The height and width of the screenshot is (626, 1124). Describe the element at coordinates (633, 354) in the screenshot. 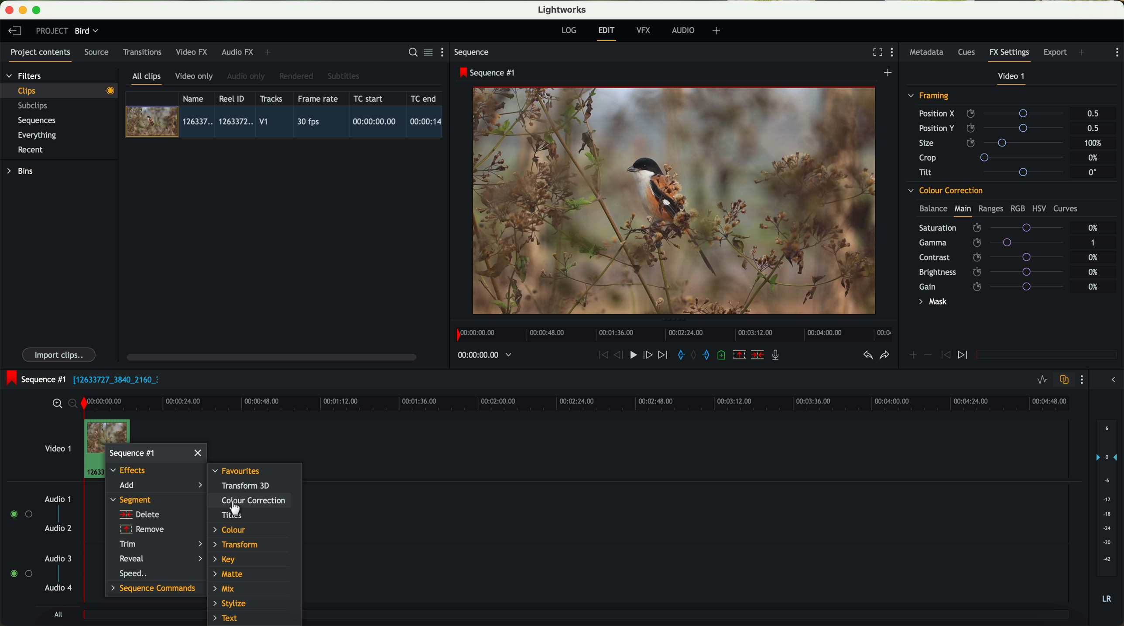

I see `play` at that location.